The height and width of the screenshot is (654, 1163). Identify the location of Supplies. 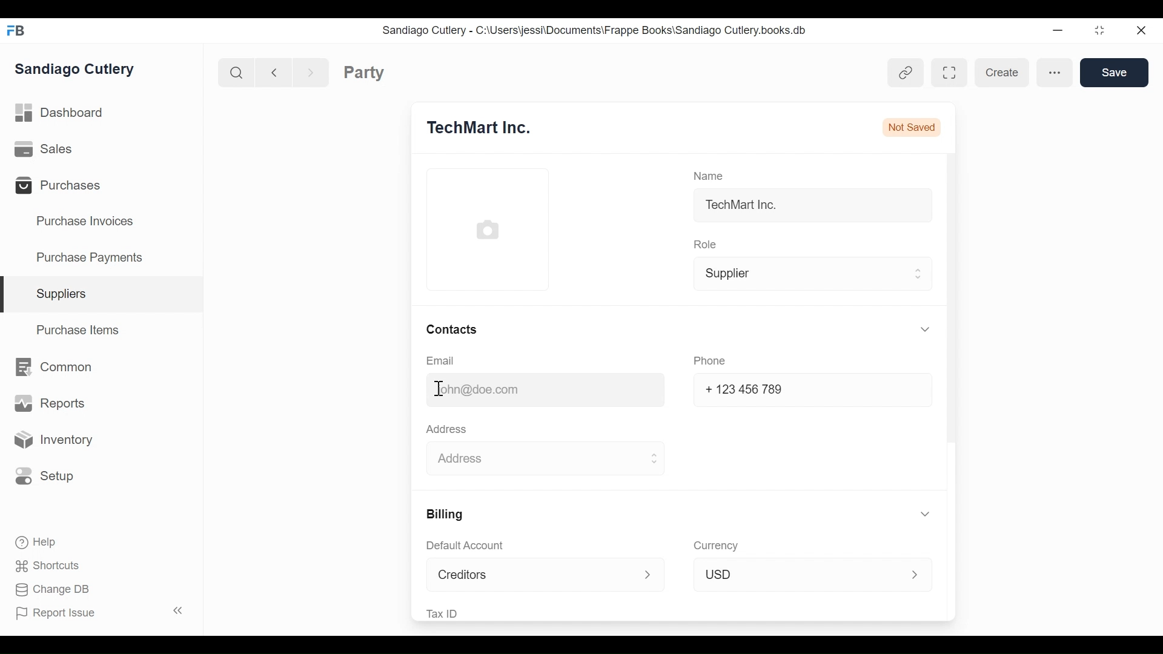
(65, 294).